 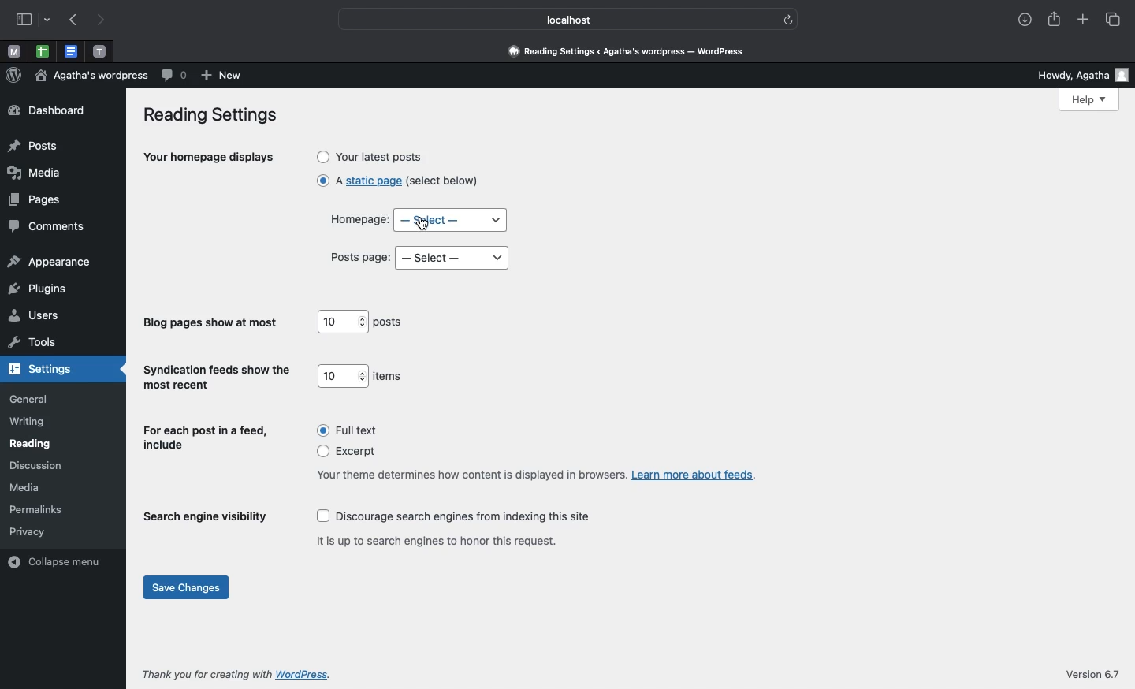 I want to click on posts, so click(x=33, y=147).